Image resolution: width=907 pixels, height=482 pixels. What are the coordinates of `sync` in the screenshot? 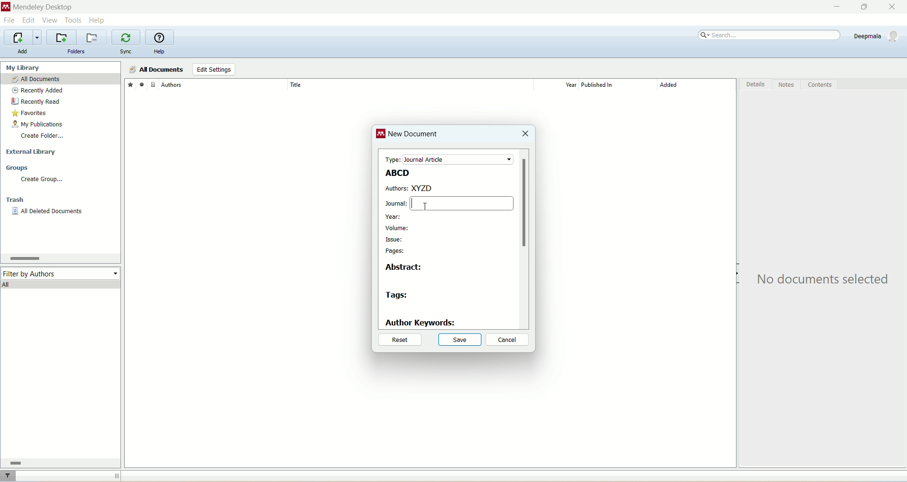 It's located at (127, 52).